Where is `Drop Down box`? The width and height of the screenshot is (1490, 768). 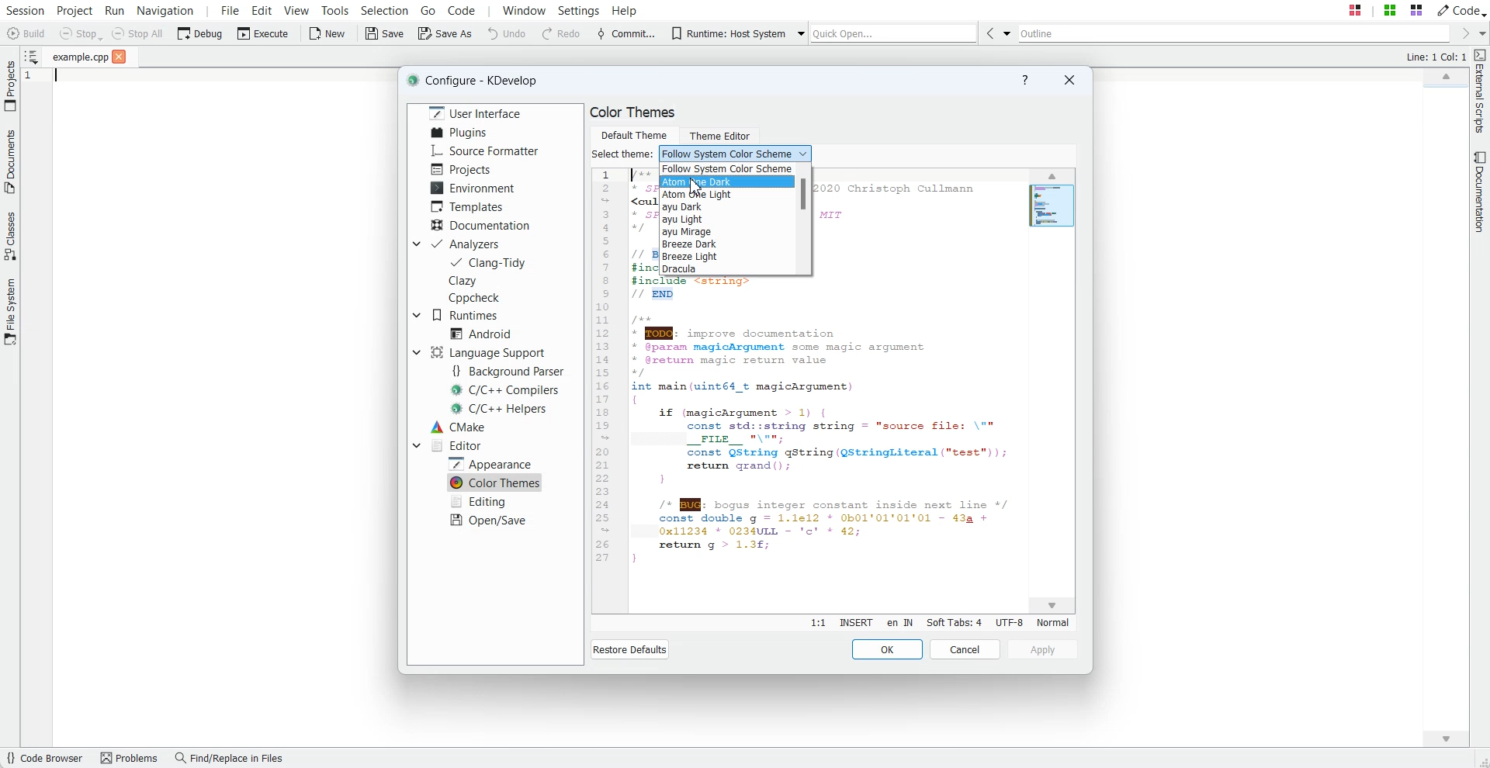 Drop Down box is located at coordinates (416, 445).